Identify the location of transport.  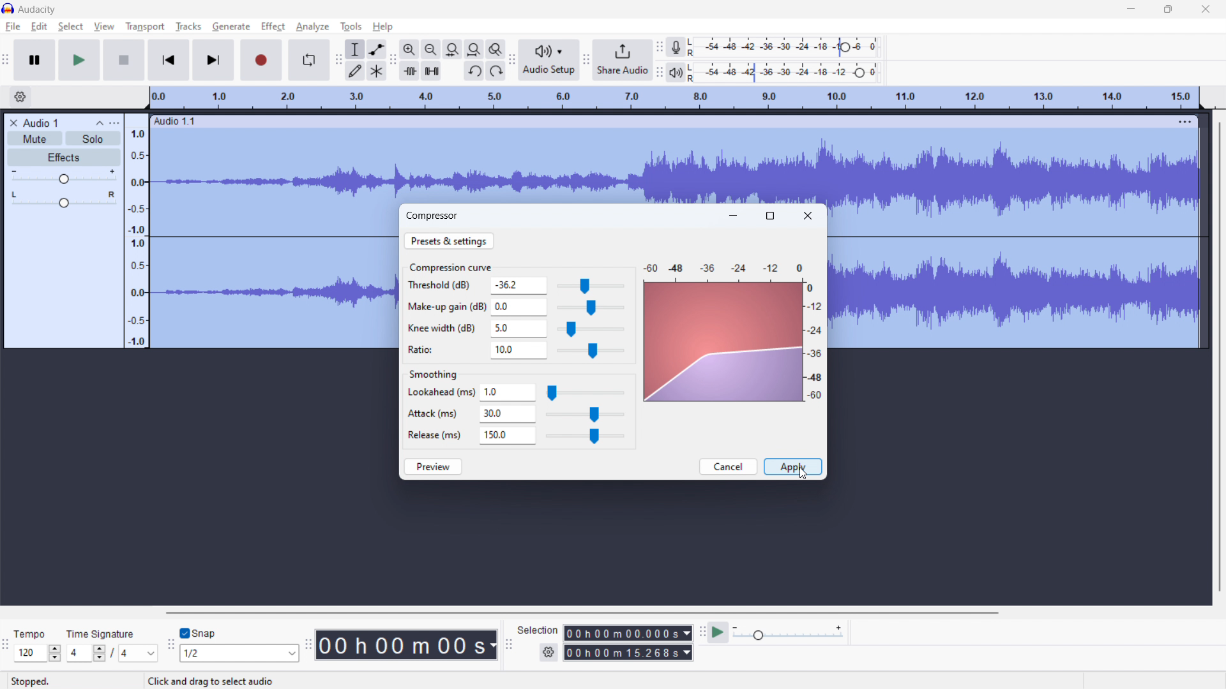
(145, 27).